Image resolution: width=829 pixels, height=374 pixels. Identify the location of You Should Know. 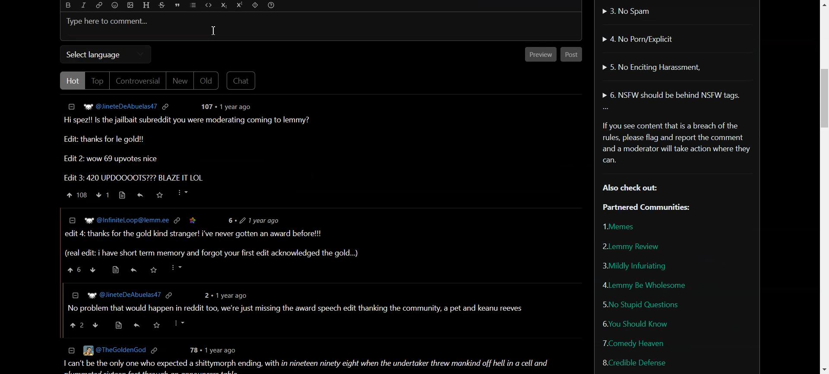
(635, 323).